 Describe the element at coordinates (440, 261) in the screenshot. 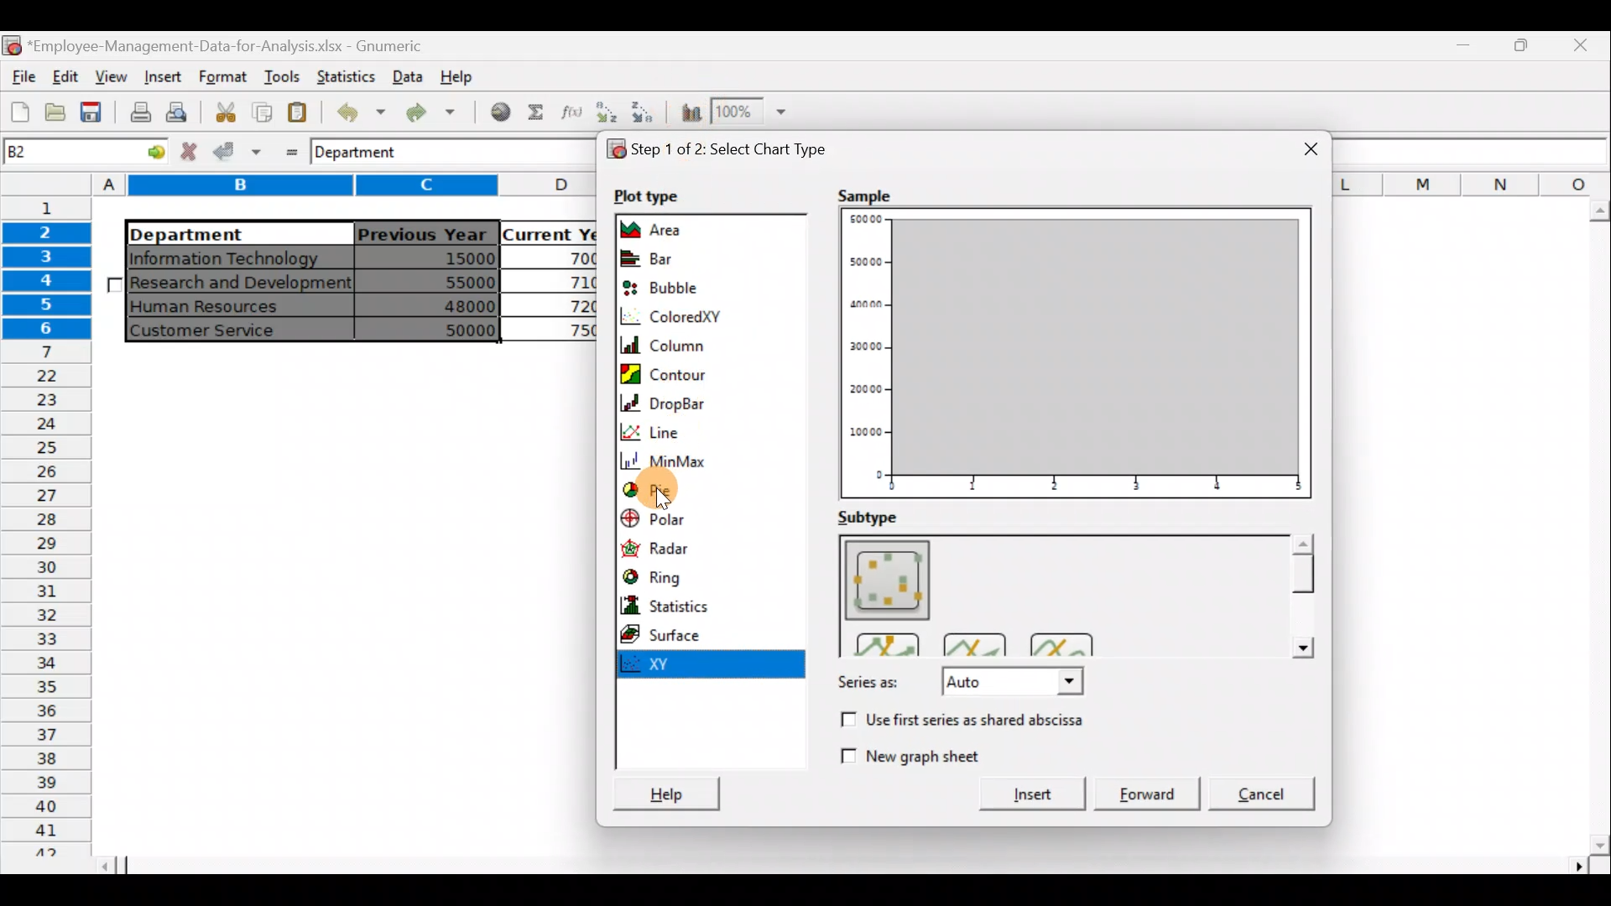

I see `15000` at that location.